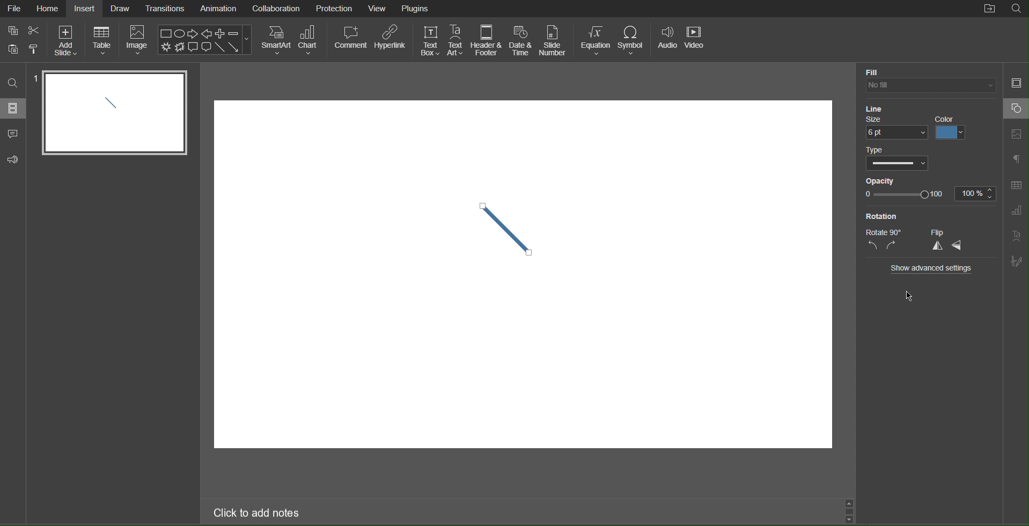  Describe the element at coordinates (939, 232) in the screenshot. I see `Flip` at that location.